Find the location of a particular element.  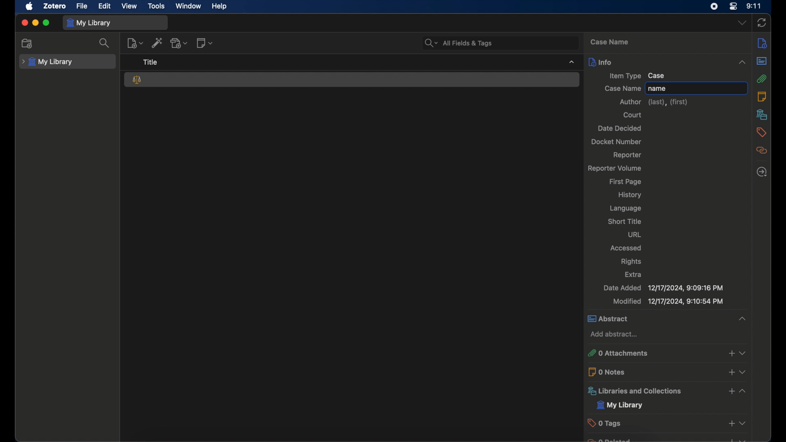

info is located at coordinates (762, 43).